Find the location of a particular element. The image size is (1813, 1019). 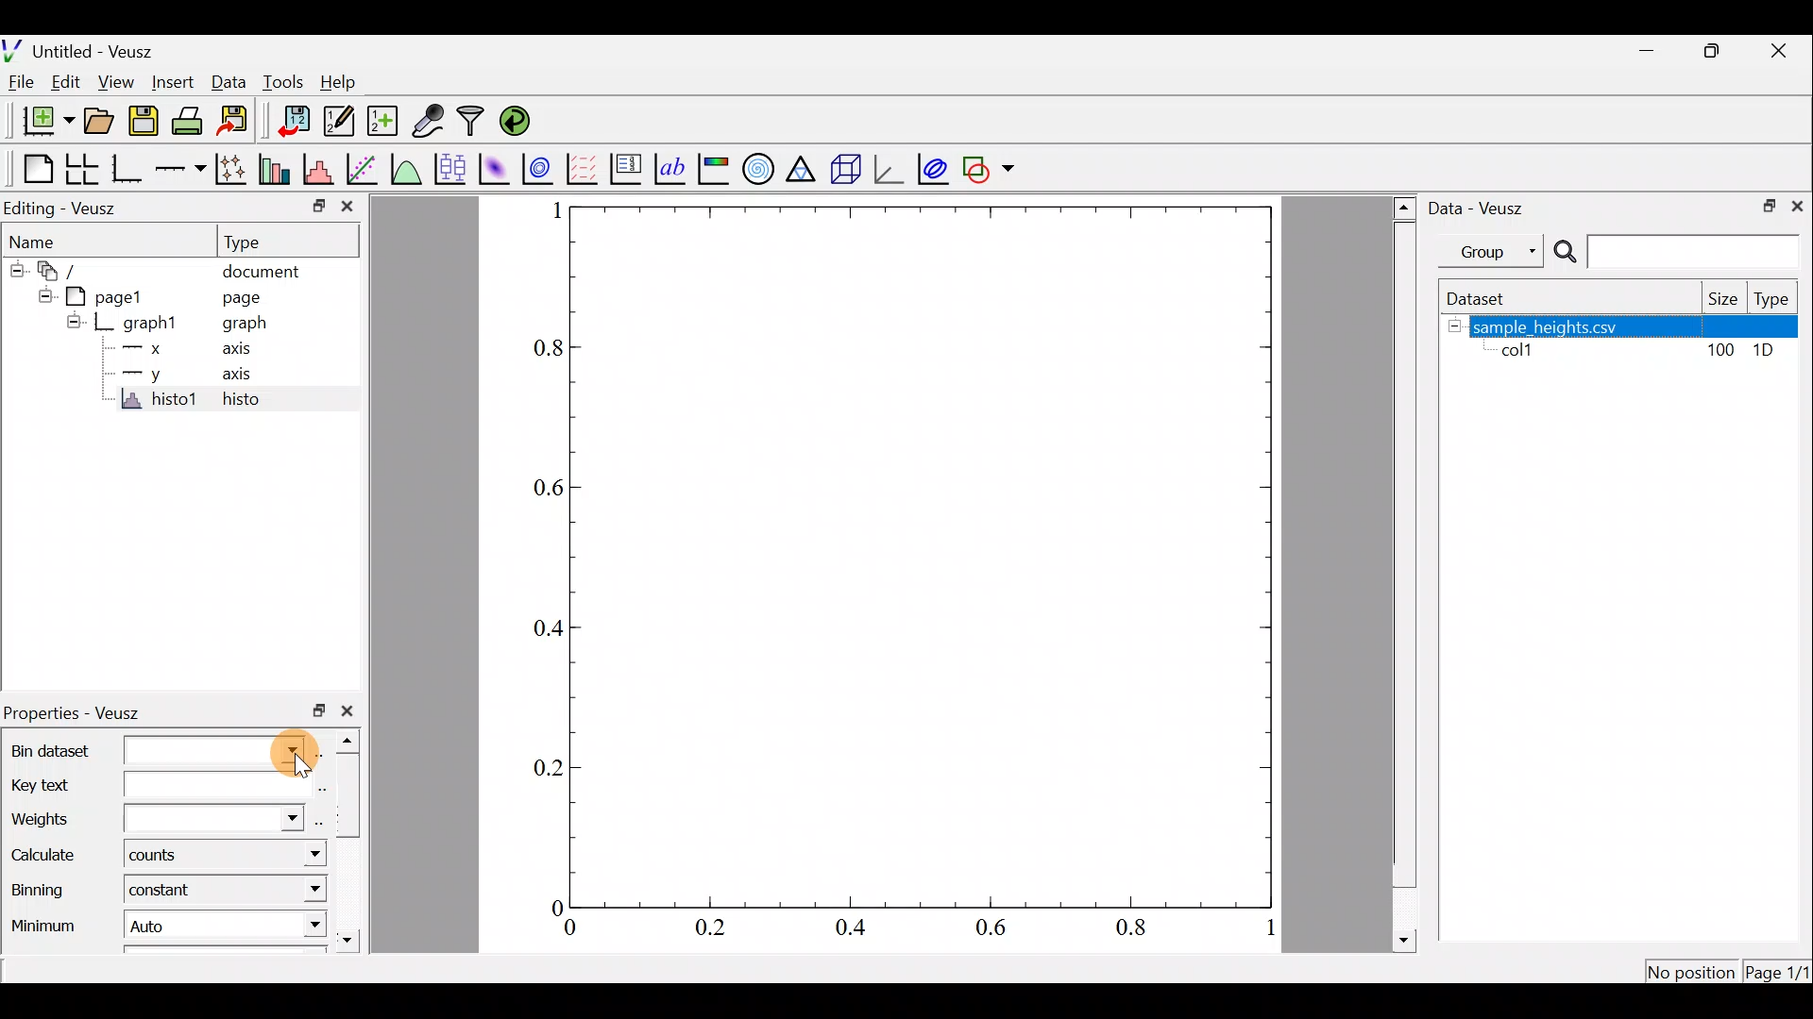

Binning is located at coordinates (45, 886).